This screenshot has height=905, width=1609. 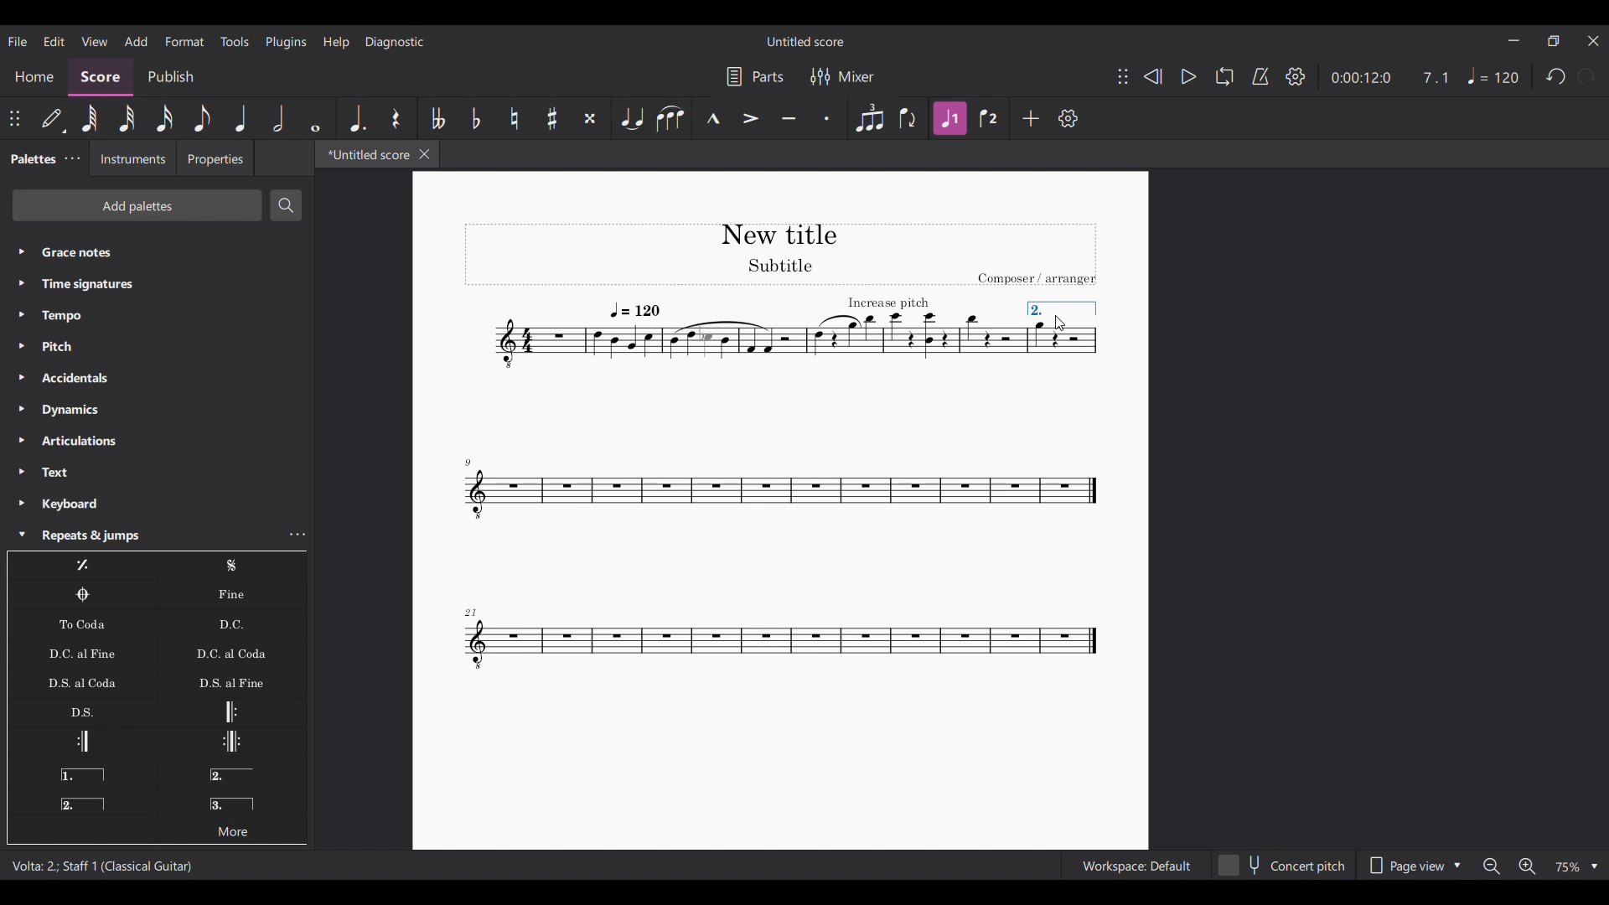 I want to click on Change position, so click(x=14, y=118).